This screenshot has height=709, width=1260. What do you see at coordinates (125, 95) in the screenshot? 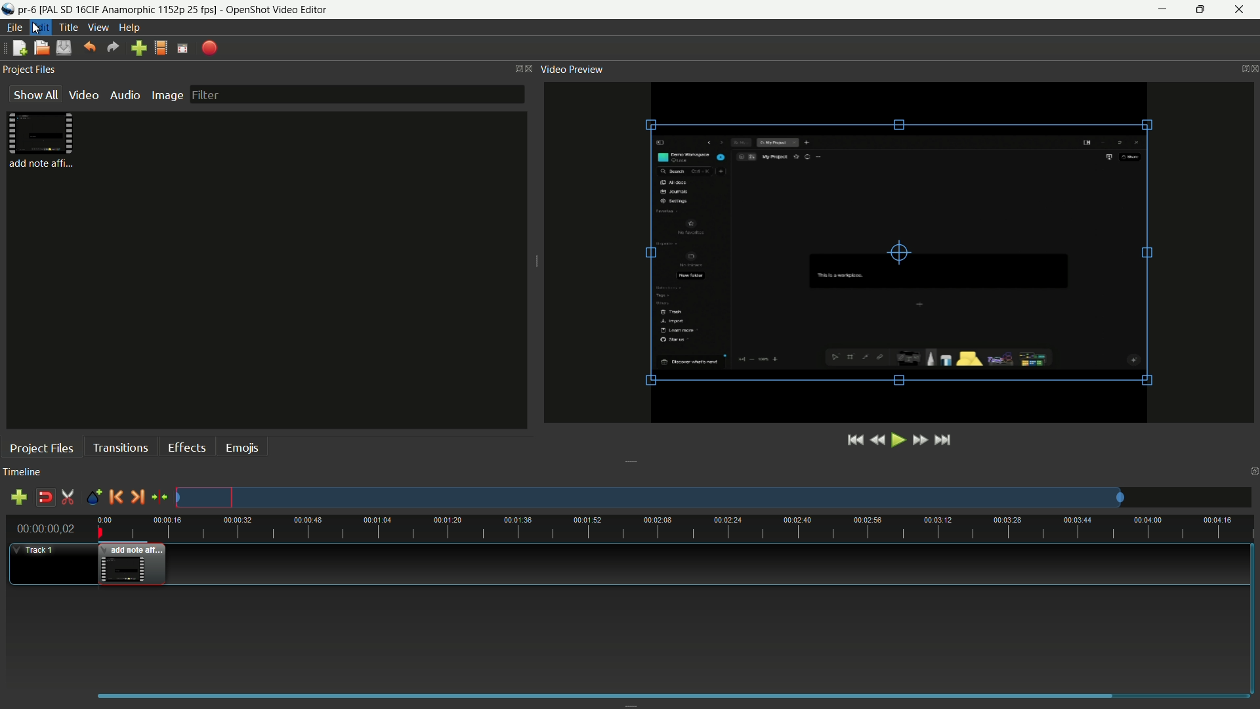
I see `audio` at bounding box center [125, 95].